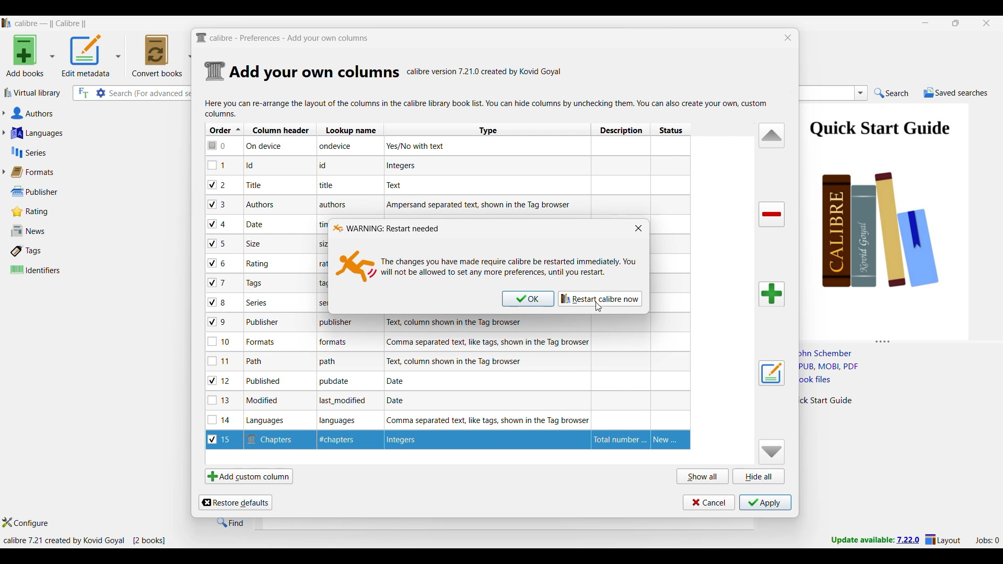 This screenshot has height=564, width=1003. I want to click on Explanation, so click(485, 419).